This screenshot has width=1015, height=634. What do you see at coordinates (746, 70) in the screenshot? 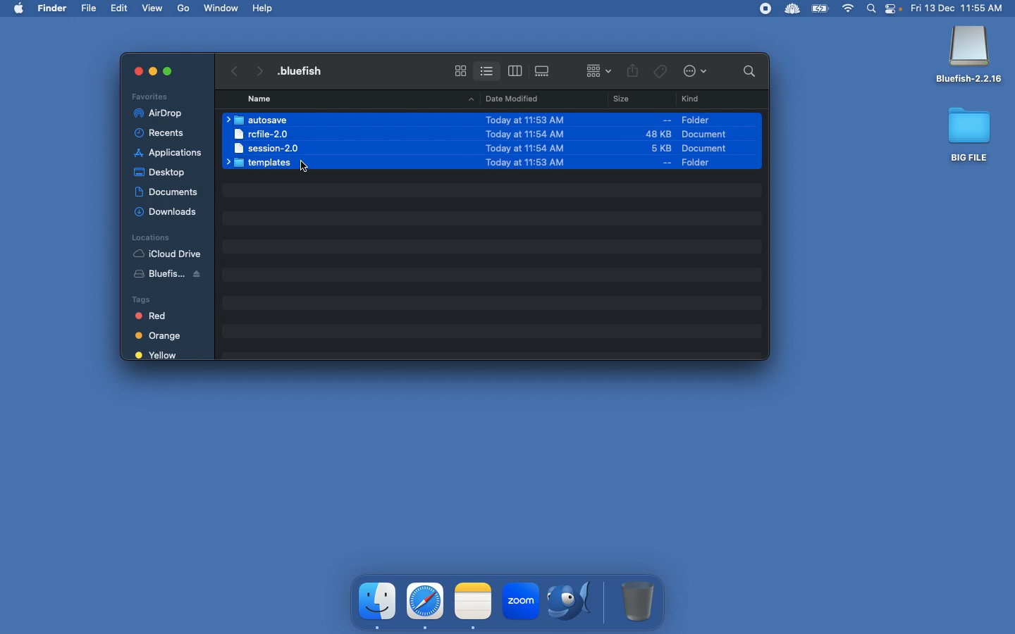
I see `search` at bounding box center [746, 70].